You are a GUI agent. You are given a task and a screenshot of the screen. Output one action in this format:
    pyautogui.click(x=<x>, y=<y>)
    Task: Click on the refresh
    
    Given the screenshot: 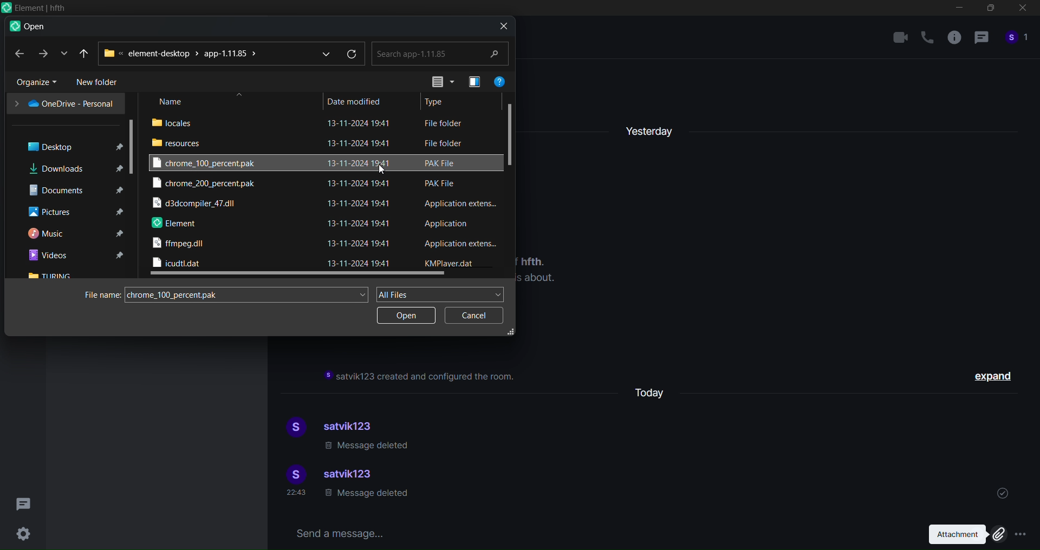 What is the action you would take?
    pyautogui.click(x=353, y=54)
    